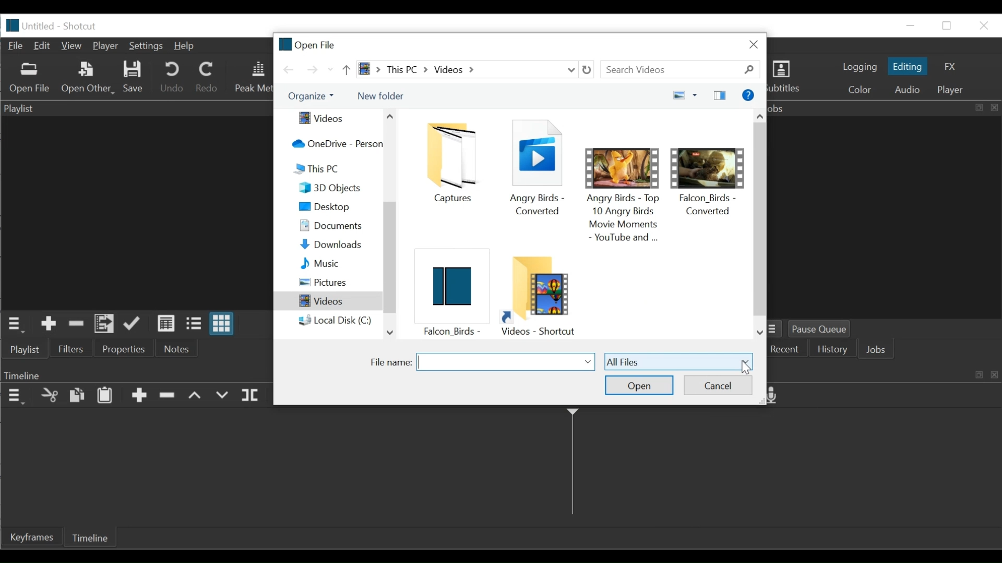 Image resolution: width=1002 pixels, height=563 pixels. I want to click on Downloads, so click(338, 244).